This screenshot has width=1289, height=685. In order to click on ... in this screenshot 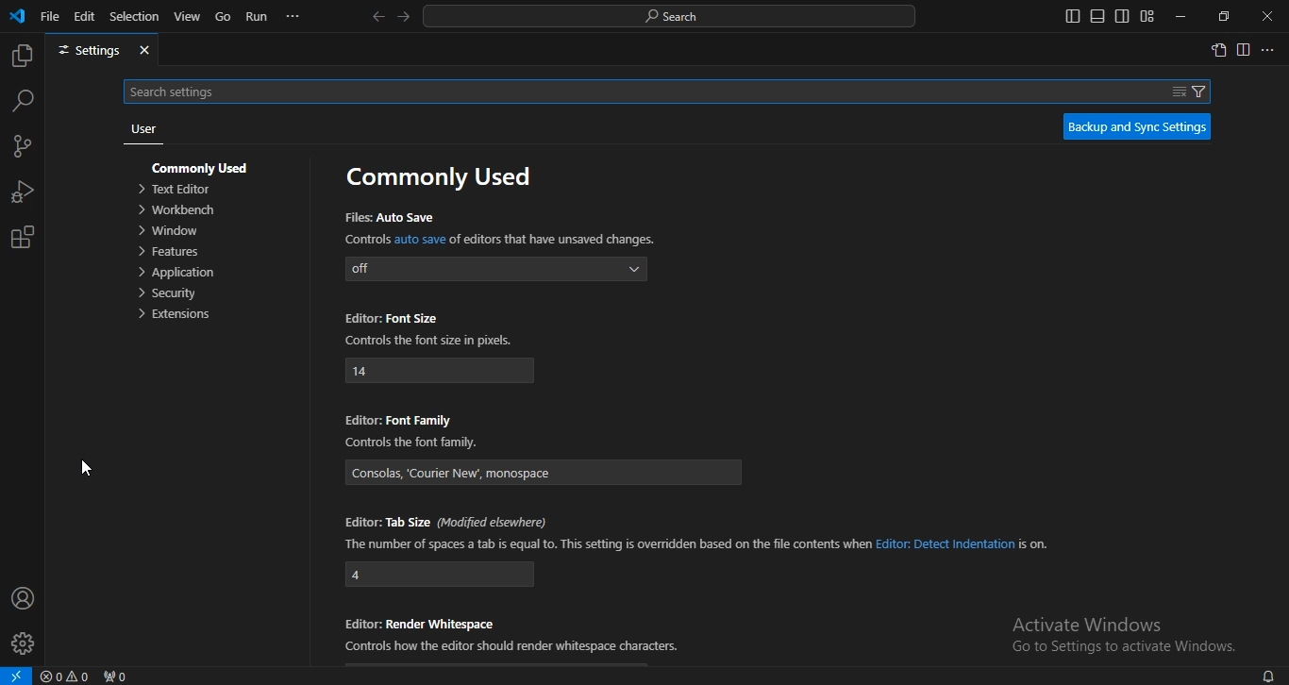, I will do `click(293, 16)`.